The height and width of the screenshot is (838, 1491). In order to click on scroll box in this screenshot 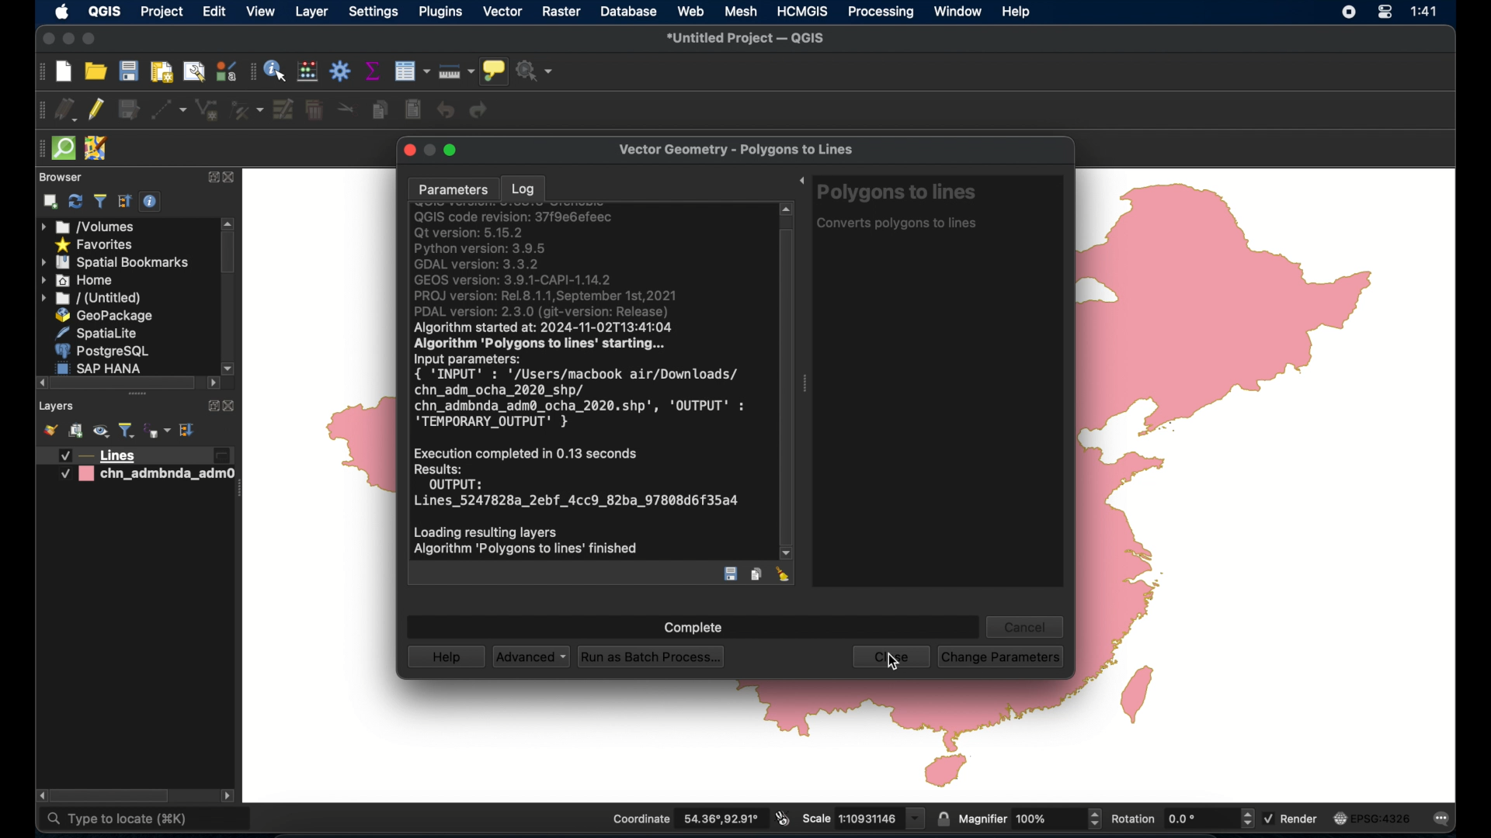, I will do `click(228, 255)`.